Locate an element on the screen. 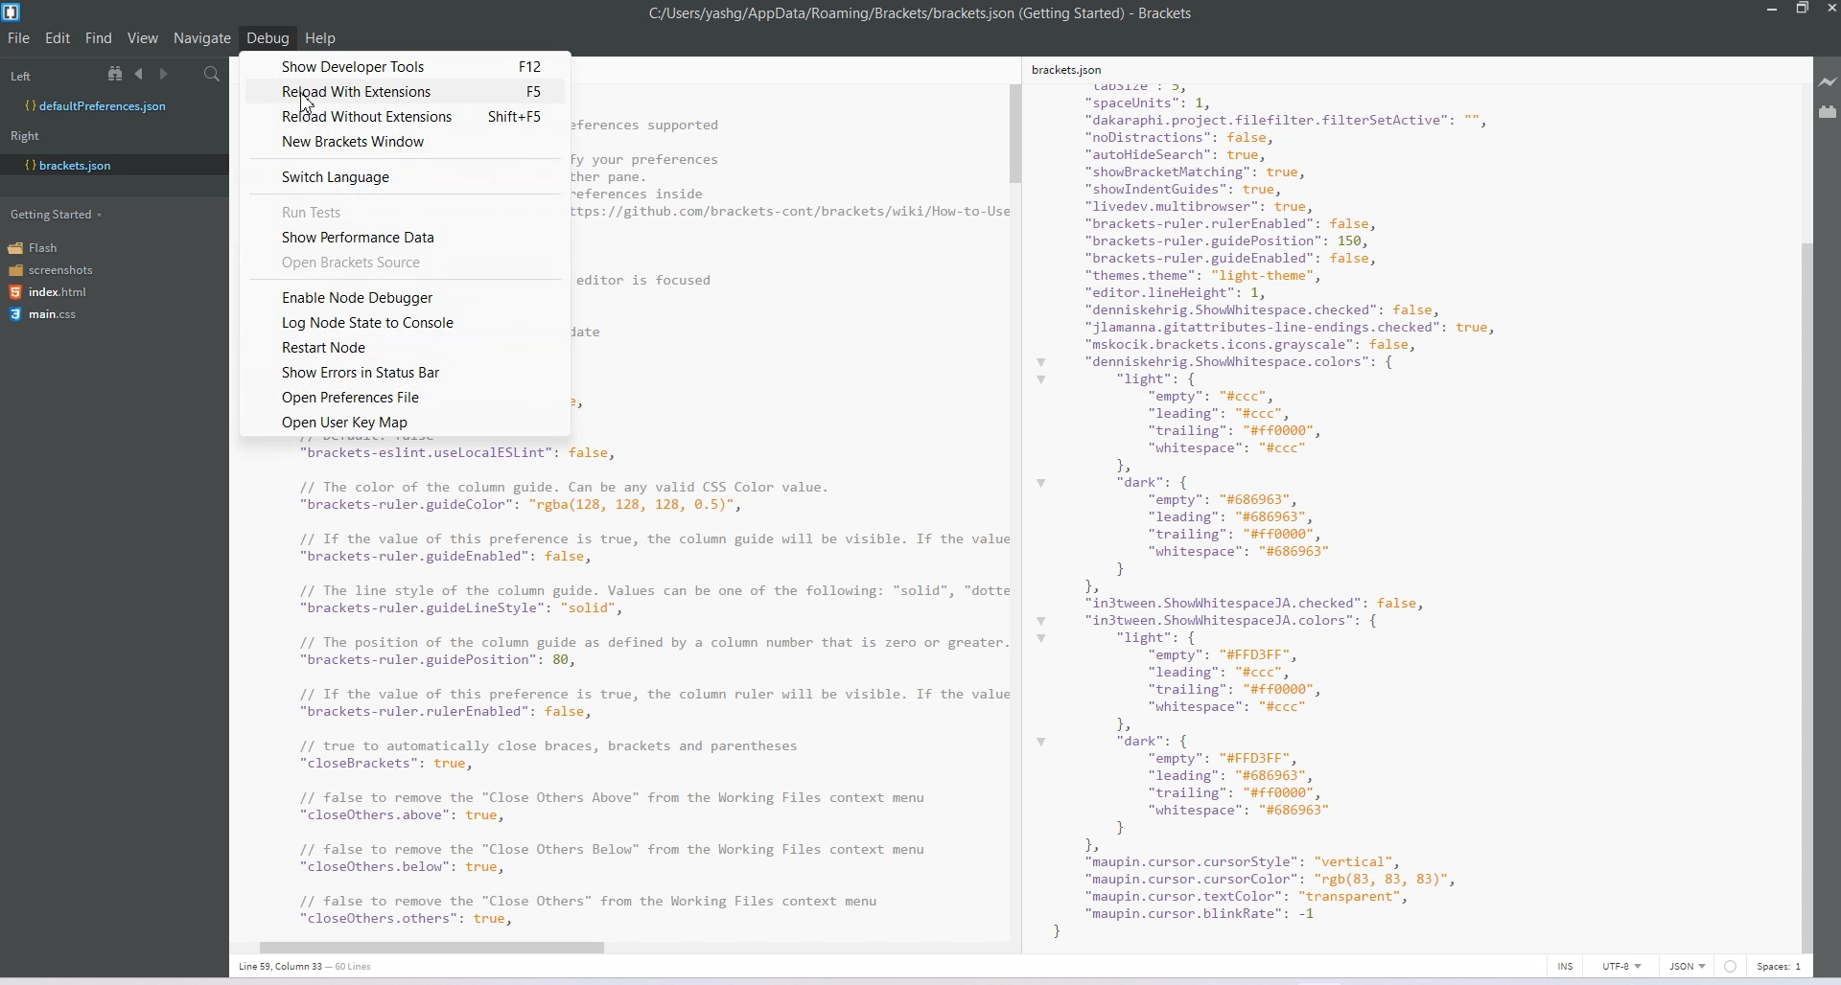  File is located at coordinates (19, 37).